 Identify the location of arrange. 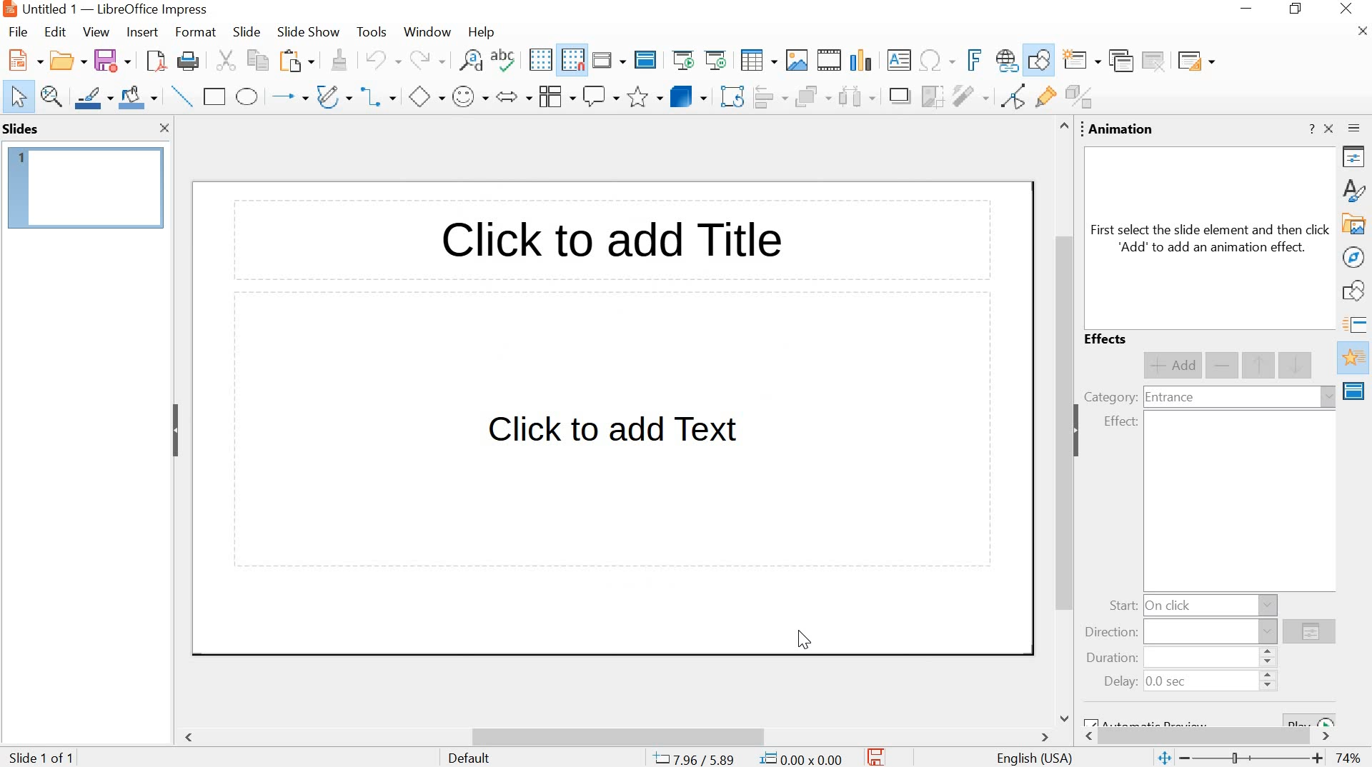
(811, 98).